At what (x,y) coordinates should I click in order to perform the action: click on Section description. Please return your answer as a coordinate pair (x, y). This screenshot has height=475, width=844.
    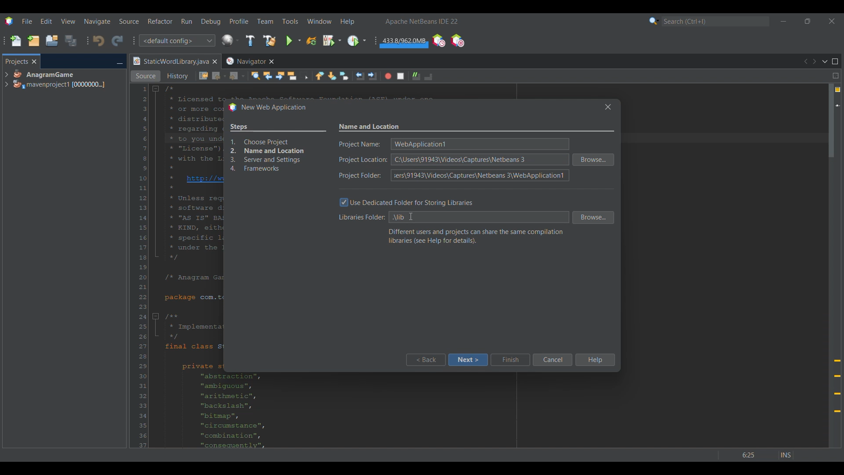
    Looking at the image, I should click on (476, 236).